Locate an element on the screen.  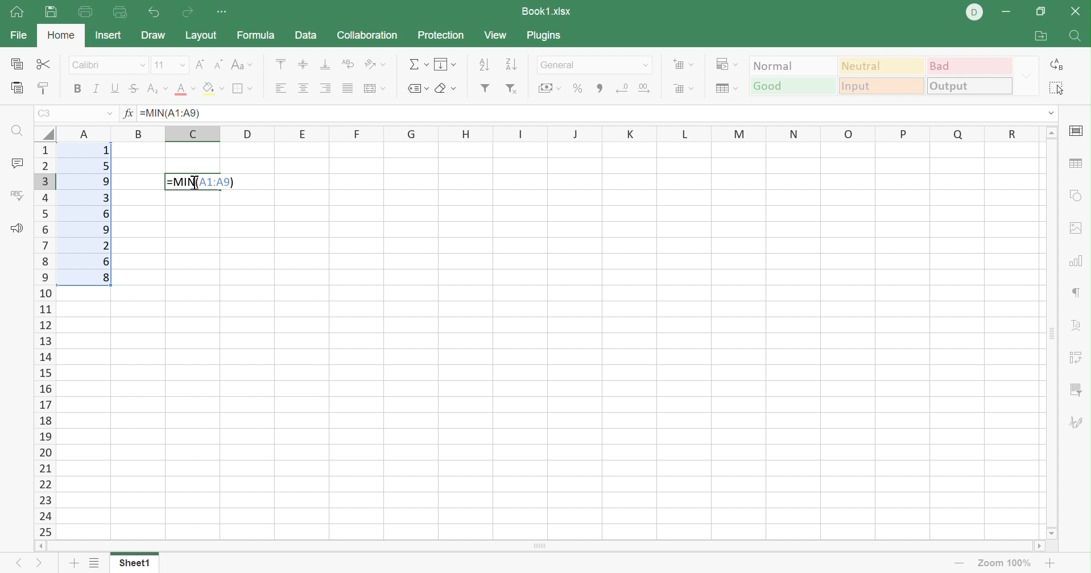
Increment font size is located at coordinates (200, 65).